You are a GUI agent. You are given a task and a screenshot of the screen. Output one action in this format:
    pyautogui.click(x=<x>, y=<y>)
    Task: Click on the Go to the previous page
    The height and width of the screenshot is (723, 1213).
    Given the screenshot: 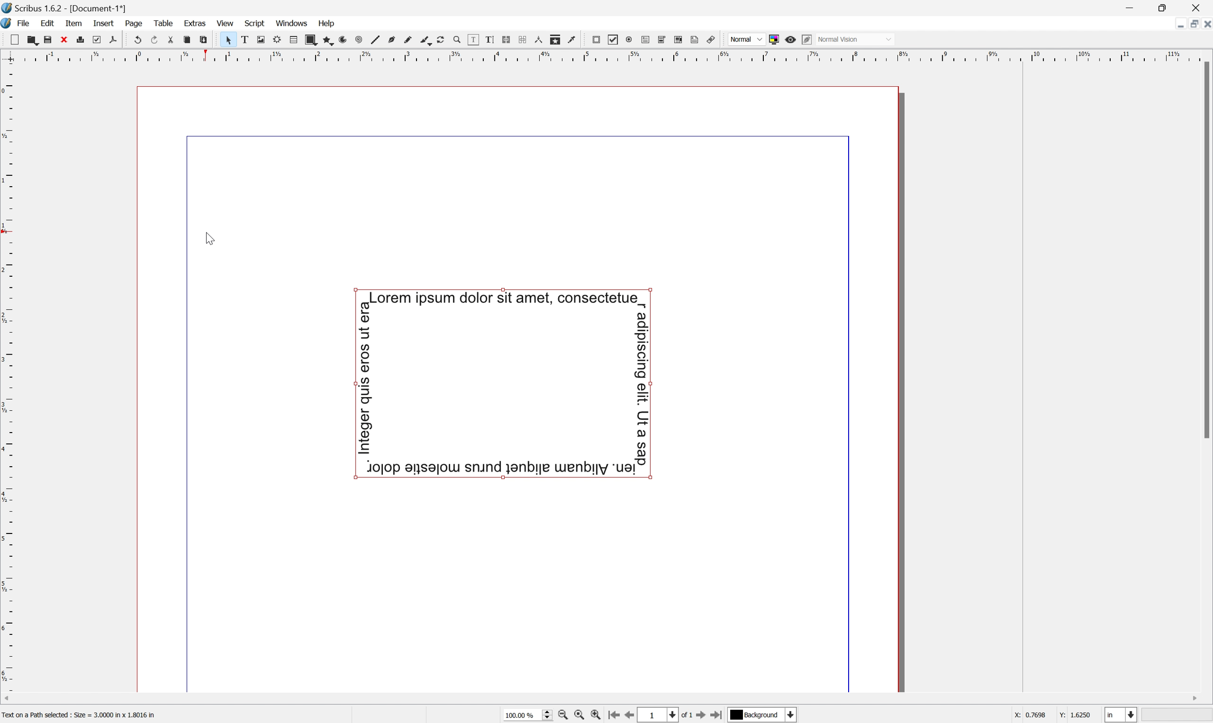 What is the action you would take?
    pyautogui.click(x=632, y=715)
    